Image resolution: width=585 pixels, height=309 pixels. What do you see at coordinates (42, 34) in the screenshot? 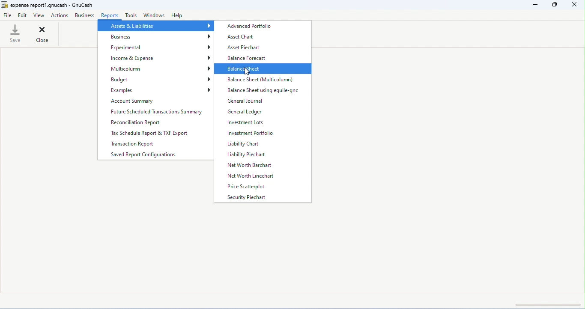
I see `close` at bounding box center [42, 34].